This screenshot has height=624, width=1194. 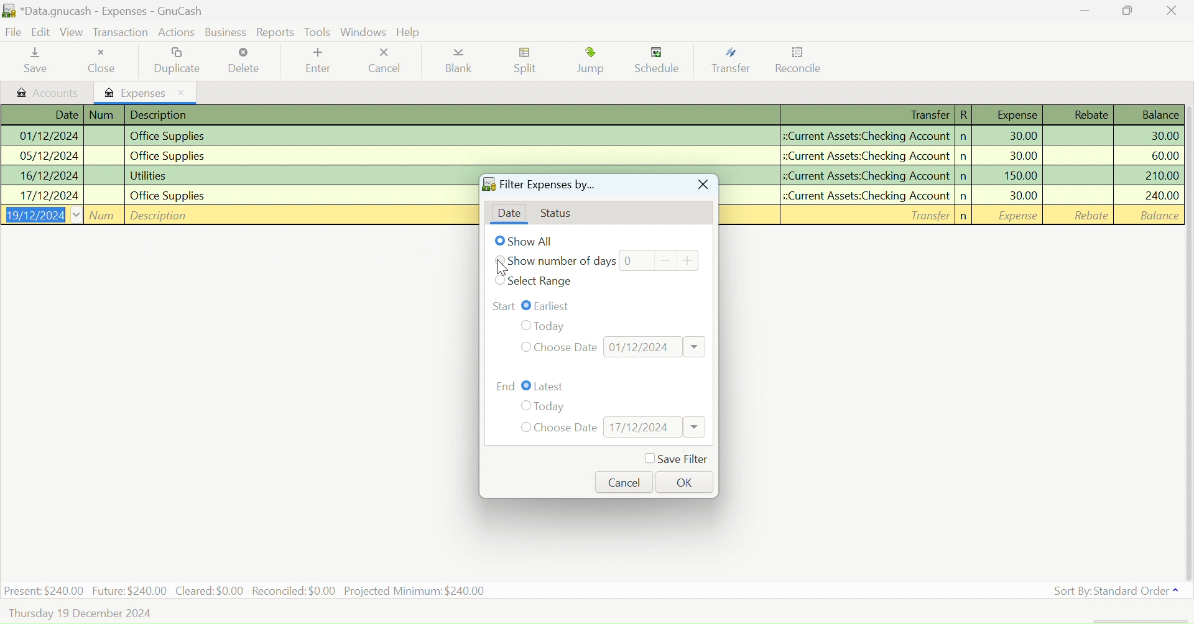 I want to click on Show All, so click(x=534, y=241).